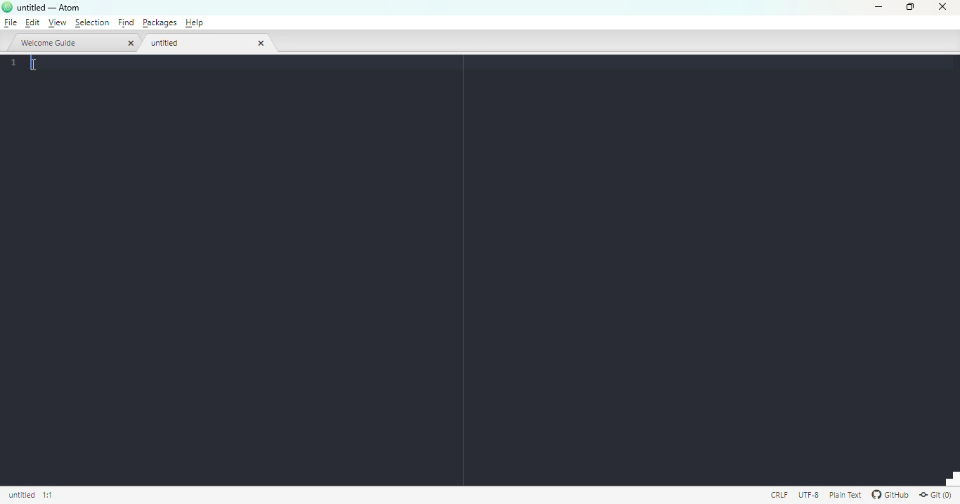  What do you see at coordinates (844, 495) in the screenshot?
I see `file uses the plain text grammar` at bounding box center [844, 495].